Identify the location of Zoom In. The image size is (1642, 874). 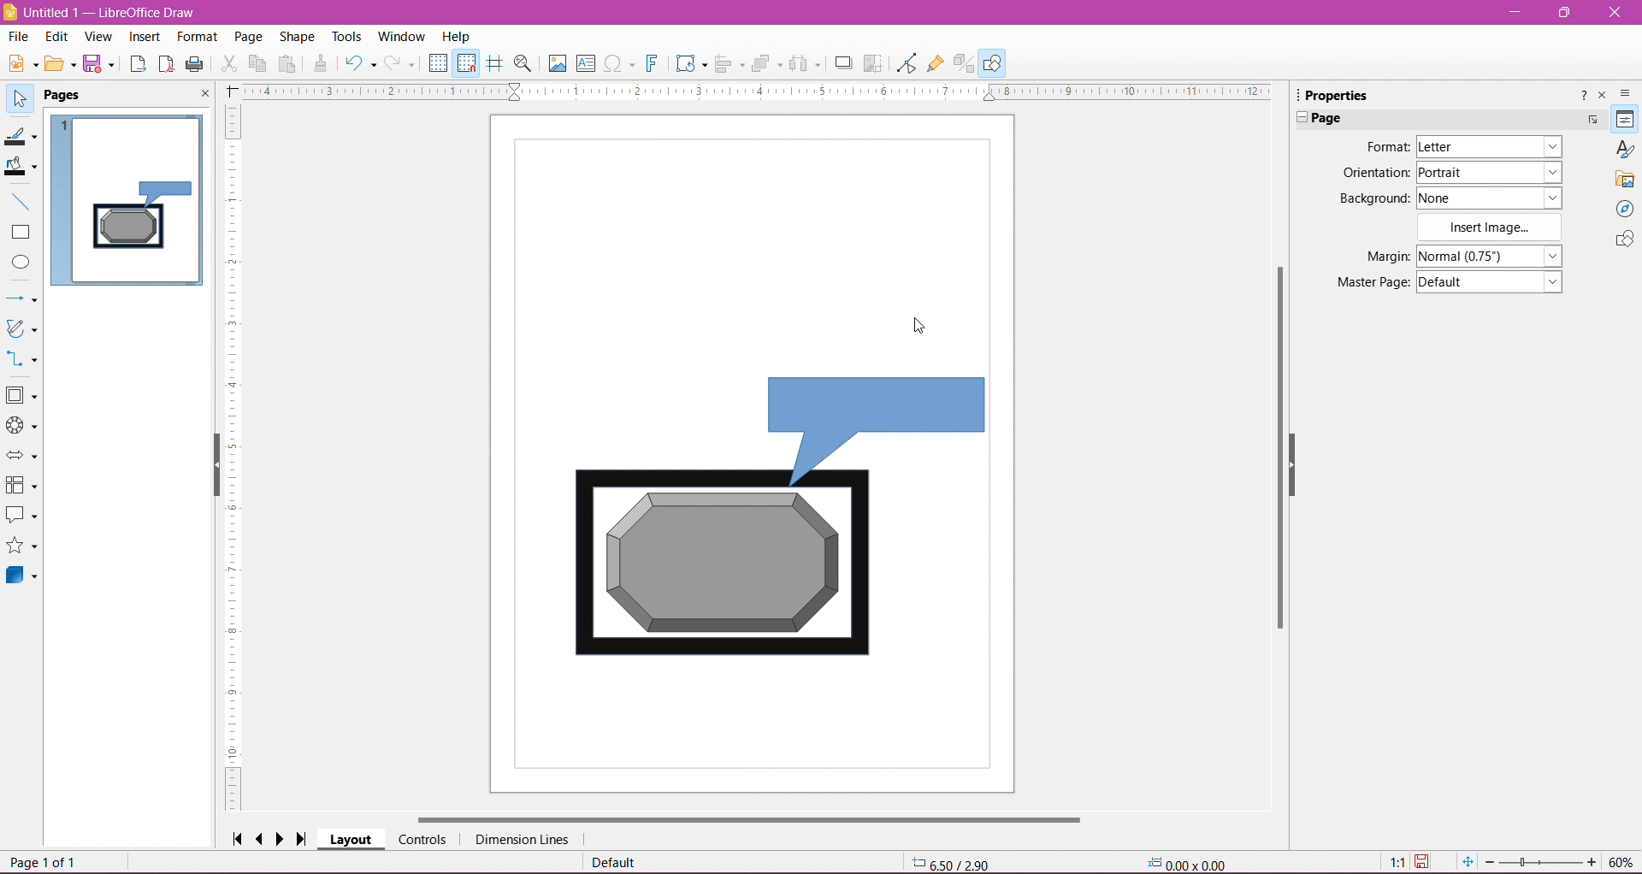
(1593, 863).